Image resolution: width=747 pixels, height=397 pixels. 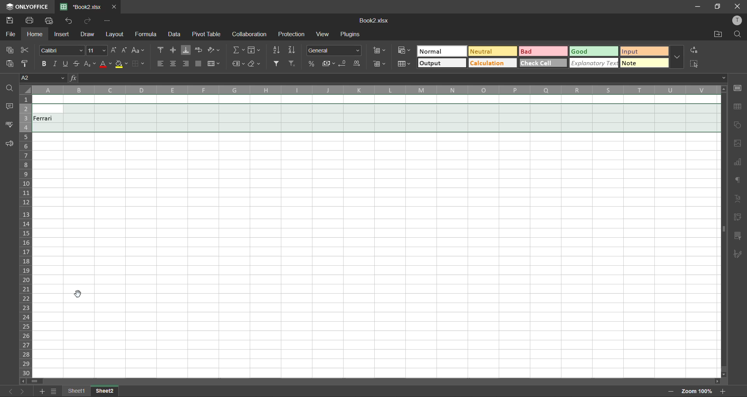 What do you see at coordinates (642, 51) in the screenshot?
I see `input` at bounding box center [642, 51].